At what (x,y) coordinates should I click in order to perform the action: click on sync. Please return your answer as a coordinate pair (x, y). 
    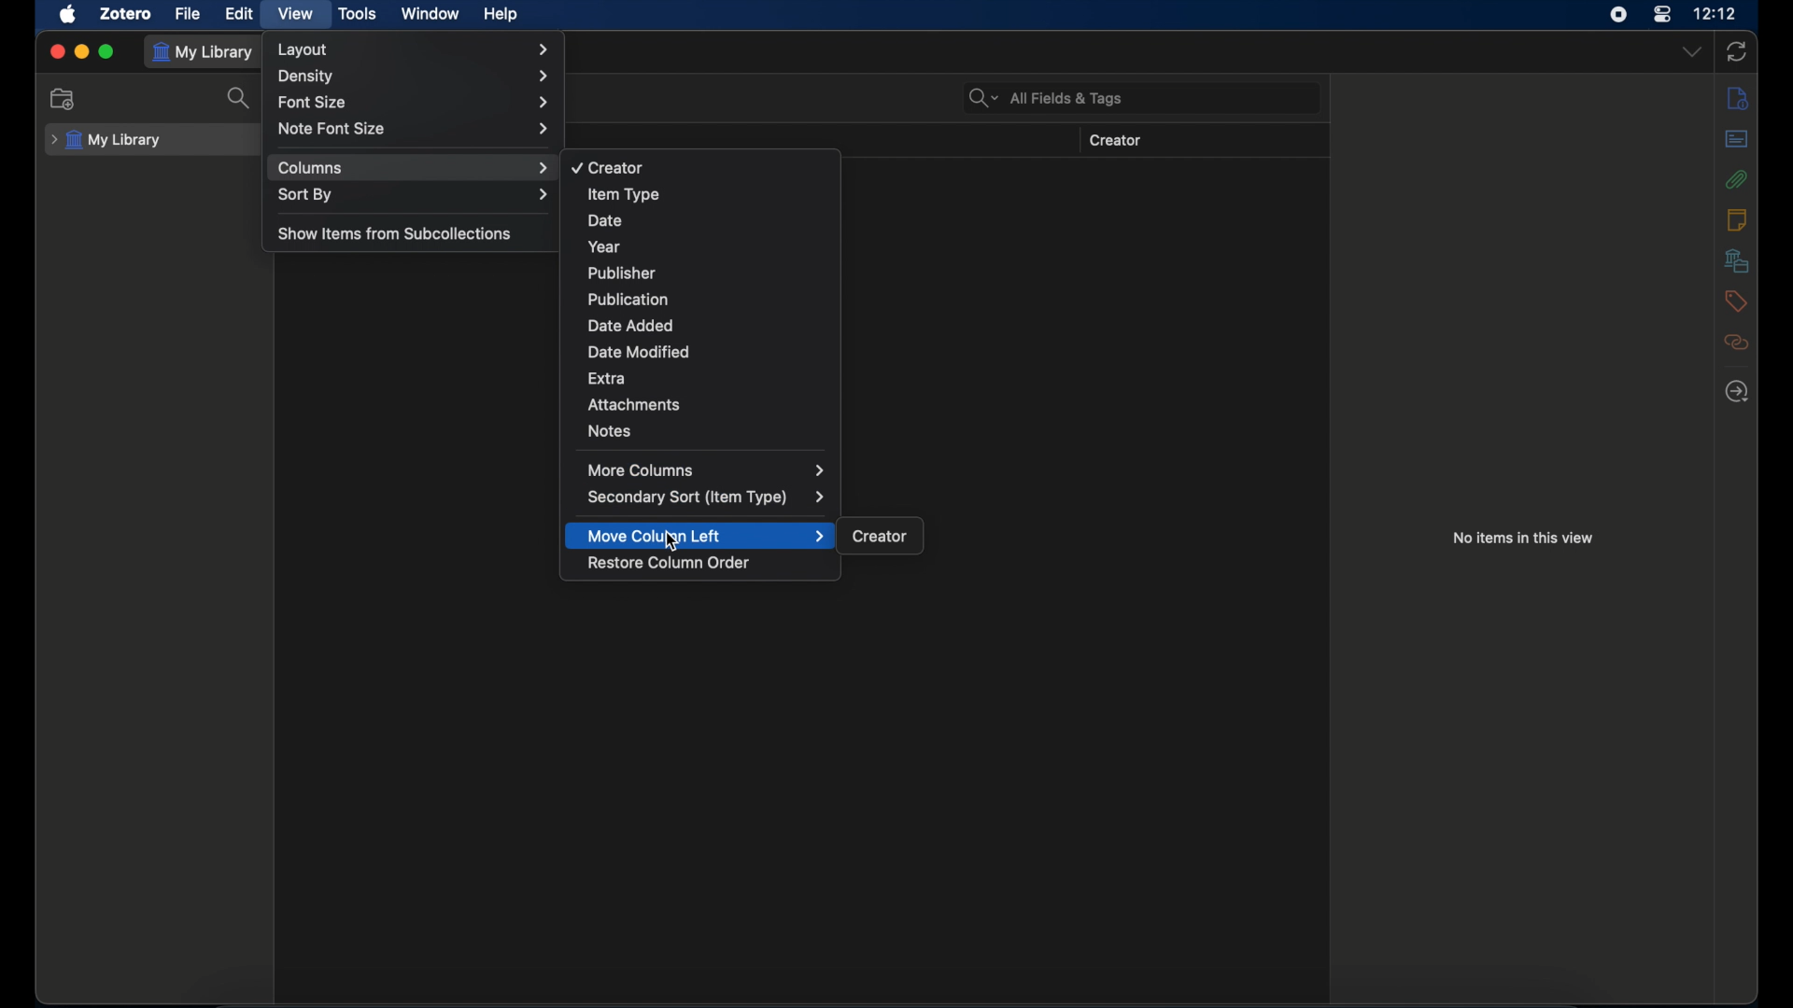
    Looking at the image, I should click on (1736, 51).